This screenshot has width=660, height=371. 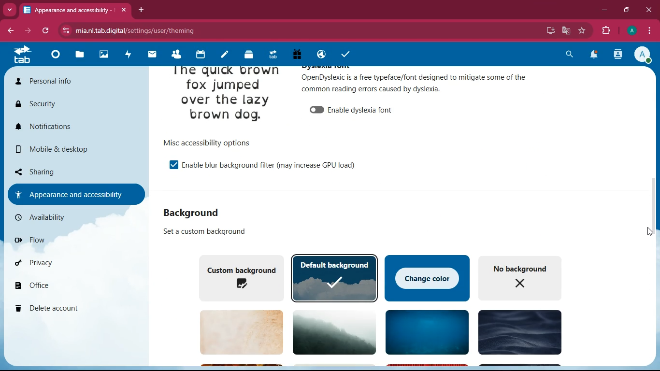 What do you see at coordinates (245, 55) in the screenshot?
I see `layers` at bounding box center [245, 55].